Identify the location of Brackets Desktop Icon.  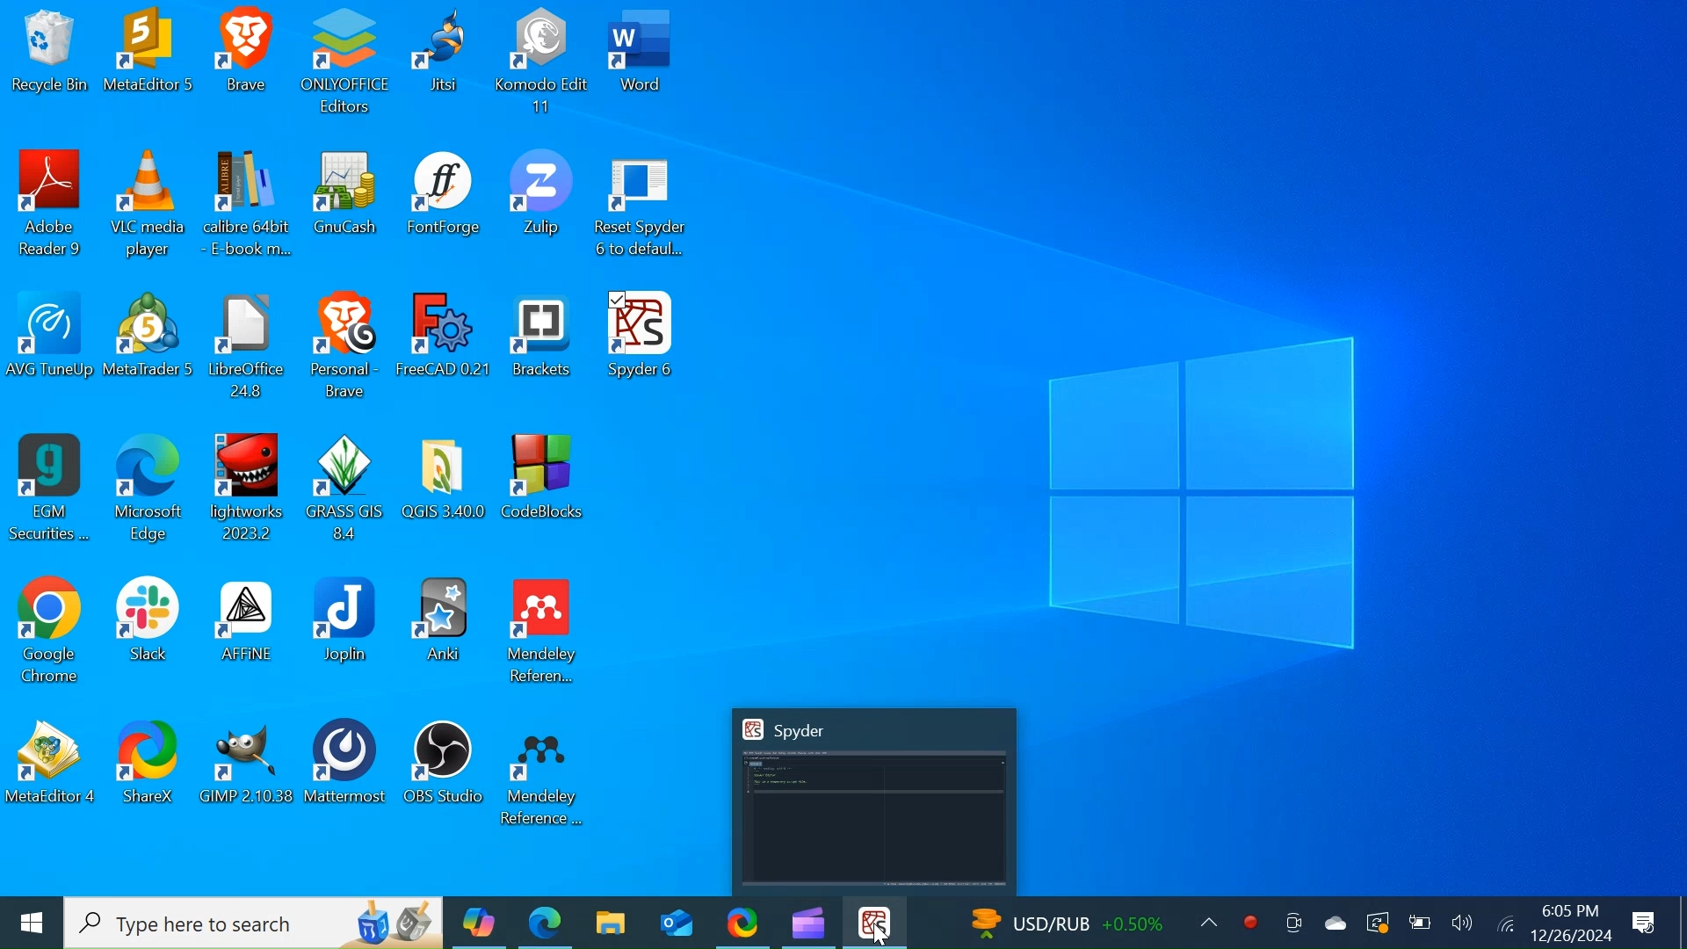
(541, 349).